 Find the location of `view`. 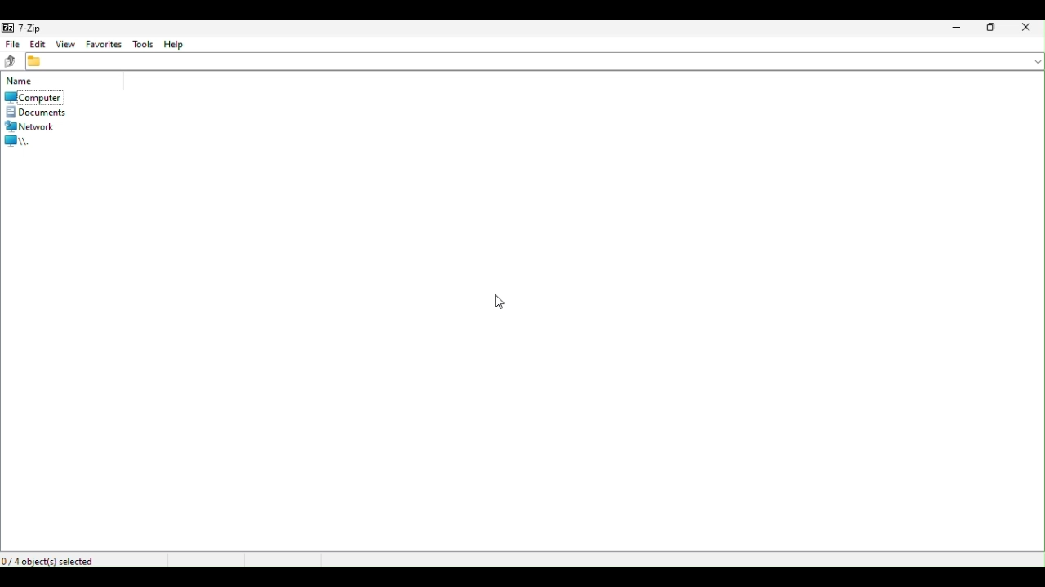

view is located at coordinates (65, 45).